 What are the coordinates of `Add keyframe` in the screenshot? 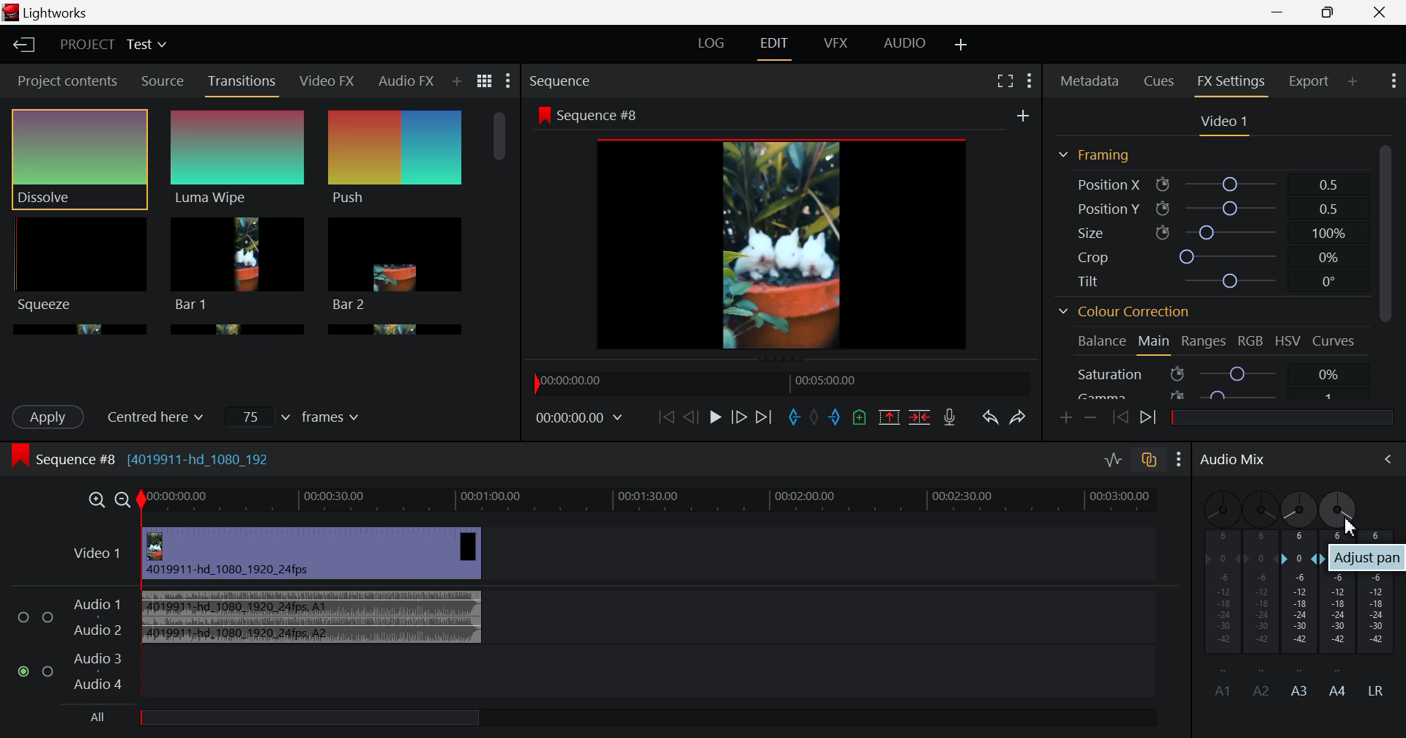 It's located at (1063, 420).